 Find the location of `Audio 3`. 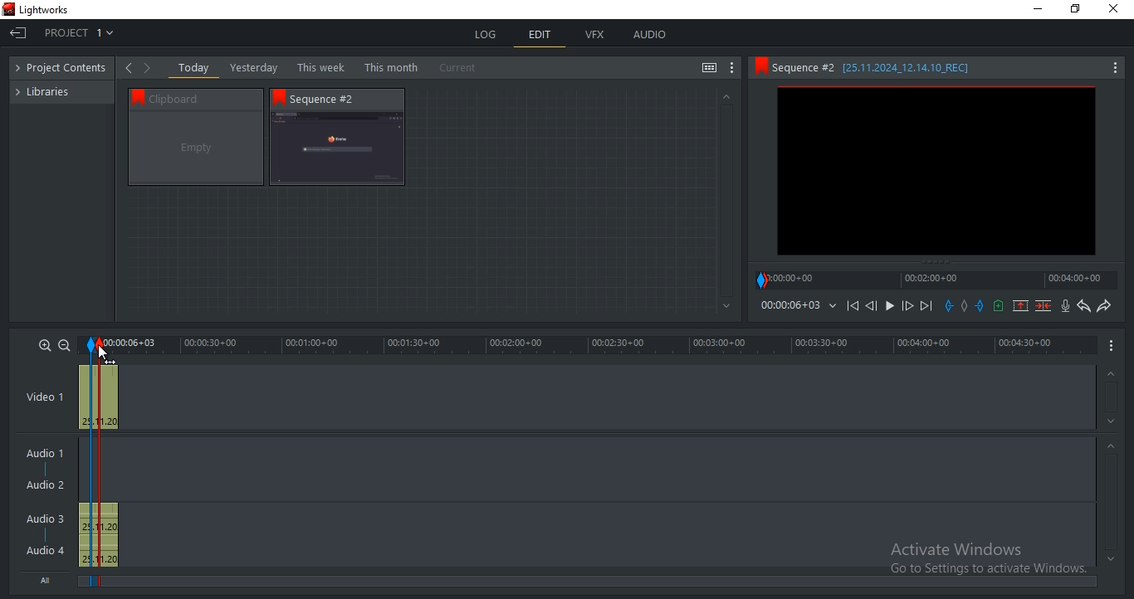

Audio 3 is located at coordinates (51, 519).